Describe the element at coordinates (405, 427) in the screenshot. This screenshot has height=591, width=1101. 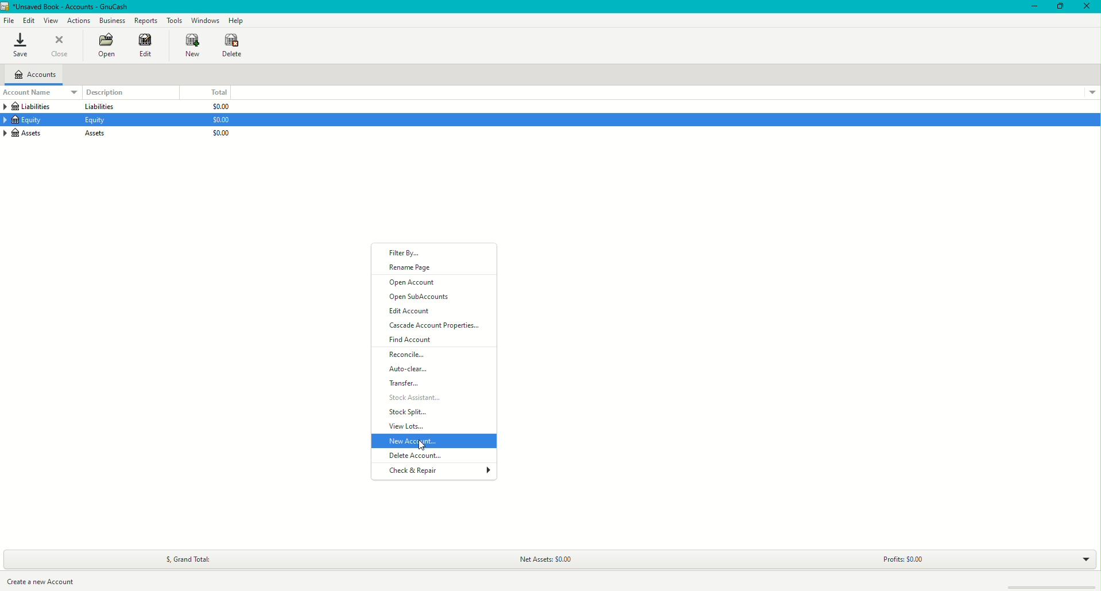
I see `View Lots` at that location.